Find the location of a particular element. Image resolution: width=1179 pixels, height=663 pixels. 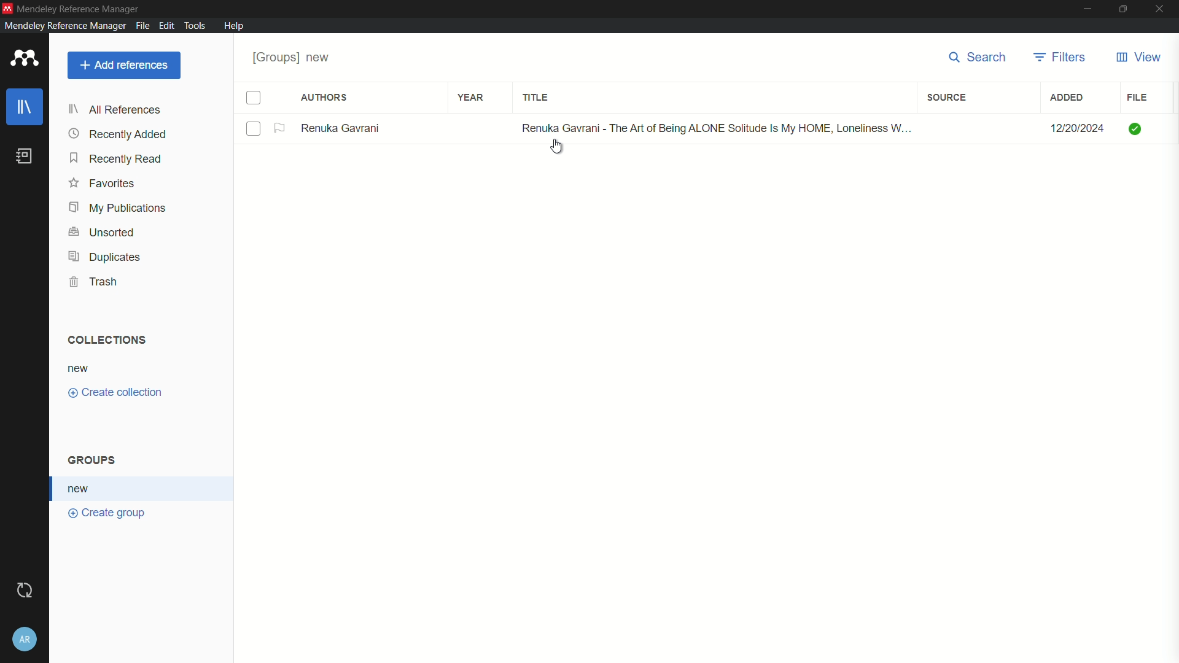

authors is located at coordinates (325, 98).